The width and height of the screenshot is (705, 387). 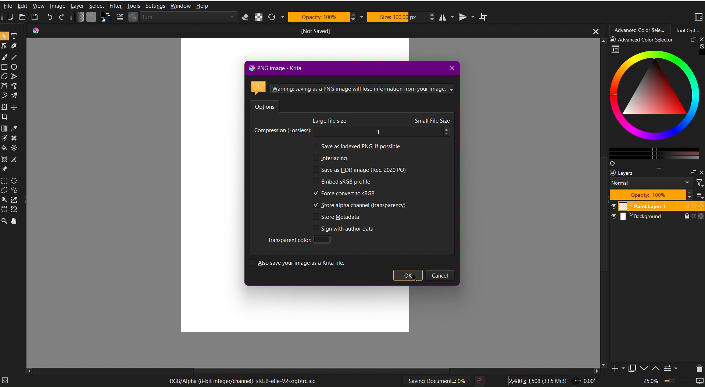 I want to click on Workspace, so click(x=698, y=18).